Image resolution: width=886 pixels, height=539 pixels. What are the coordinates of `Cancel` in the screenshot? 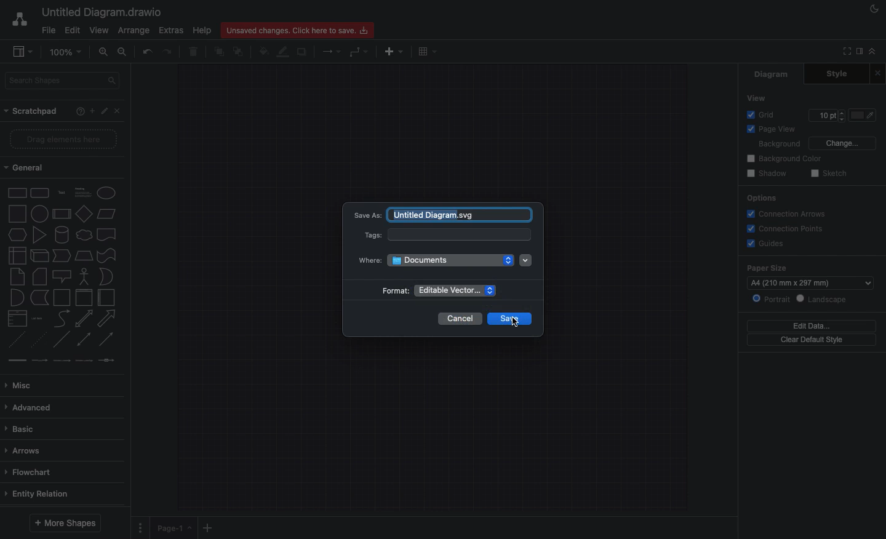 It's located at (460, 319).